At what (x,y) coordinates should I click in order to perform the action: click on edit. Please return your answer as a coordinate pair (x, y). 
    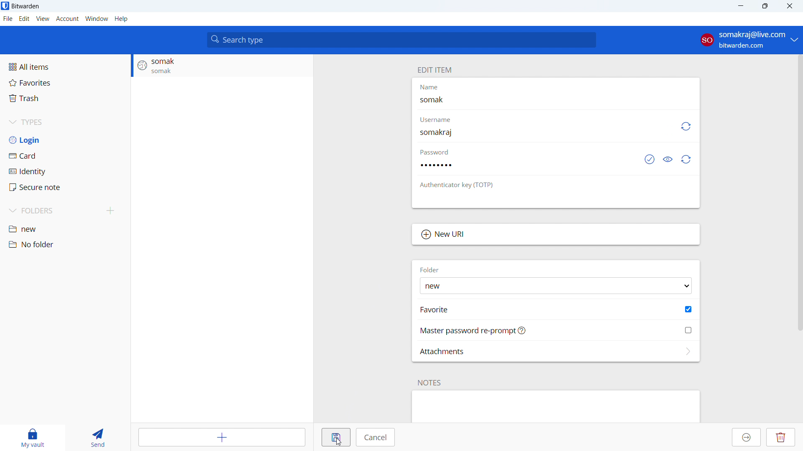
    Looking at the image, I should click on (24, 19).